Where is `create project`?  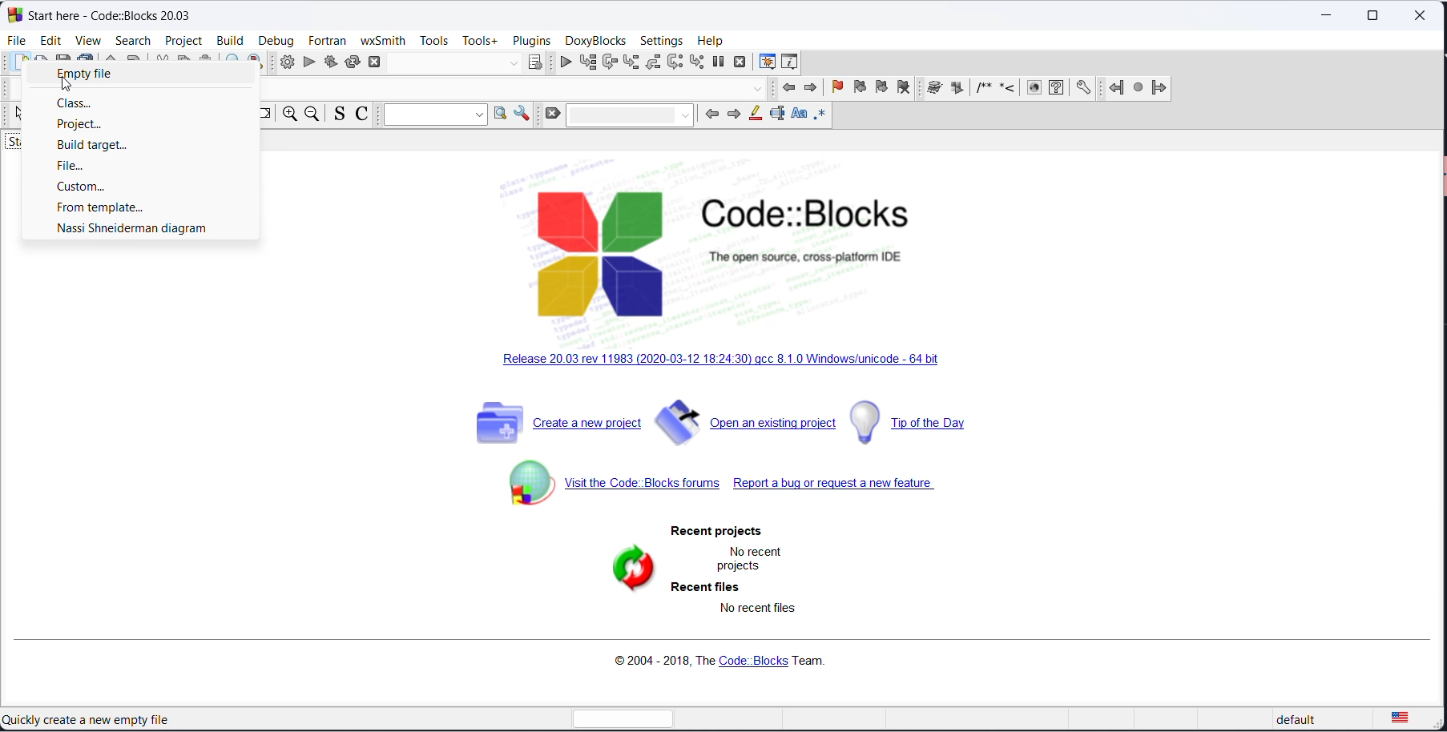 create project is located at coordinates (558, 420).